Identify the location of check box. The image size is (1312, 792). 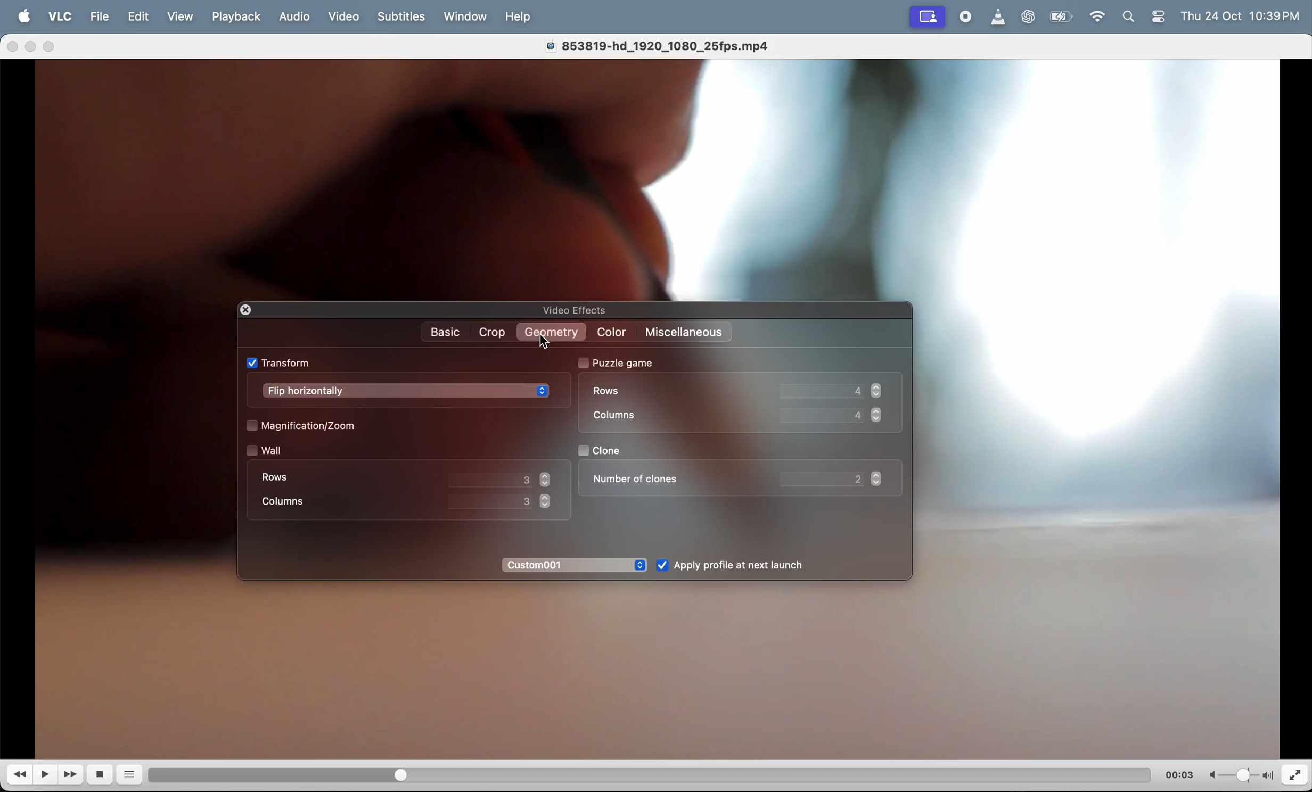
(252, 362).